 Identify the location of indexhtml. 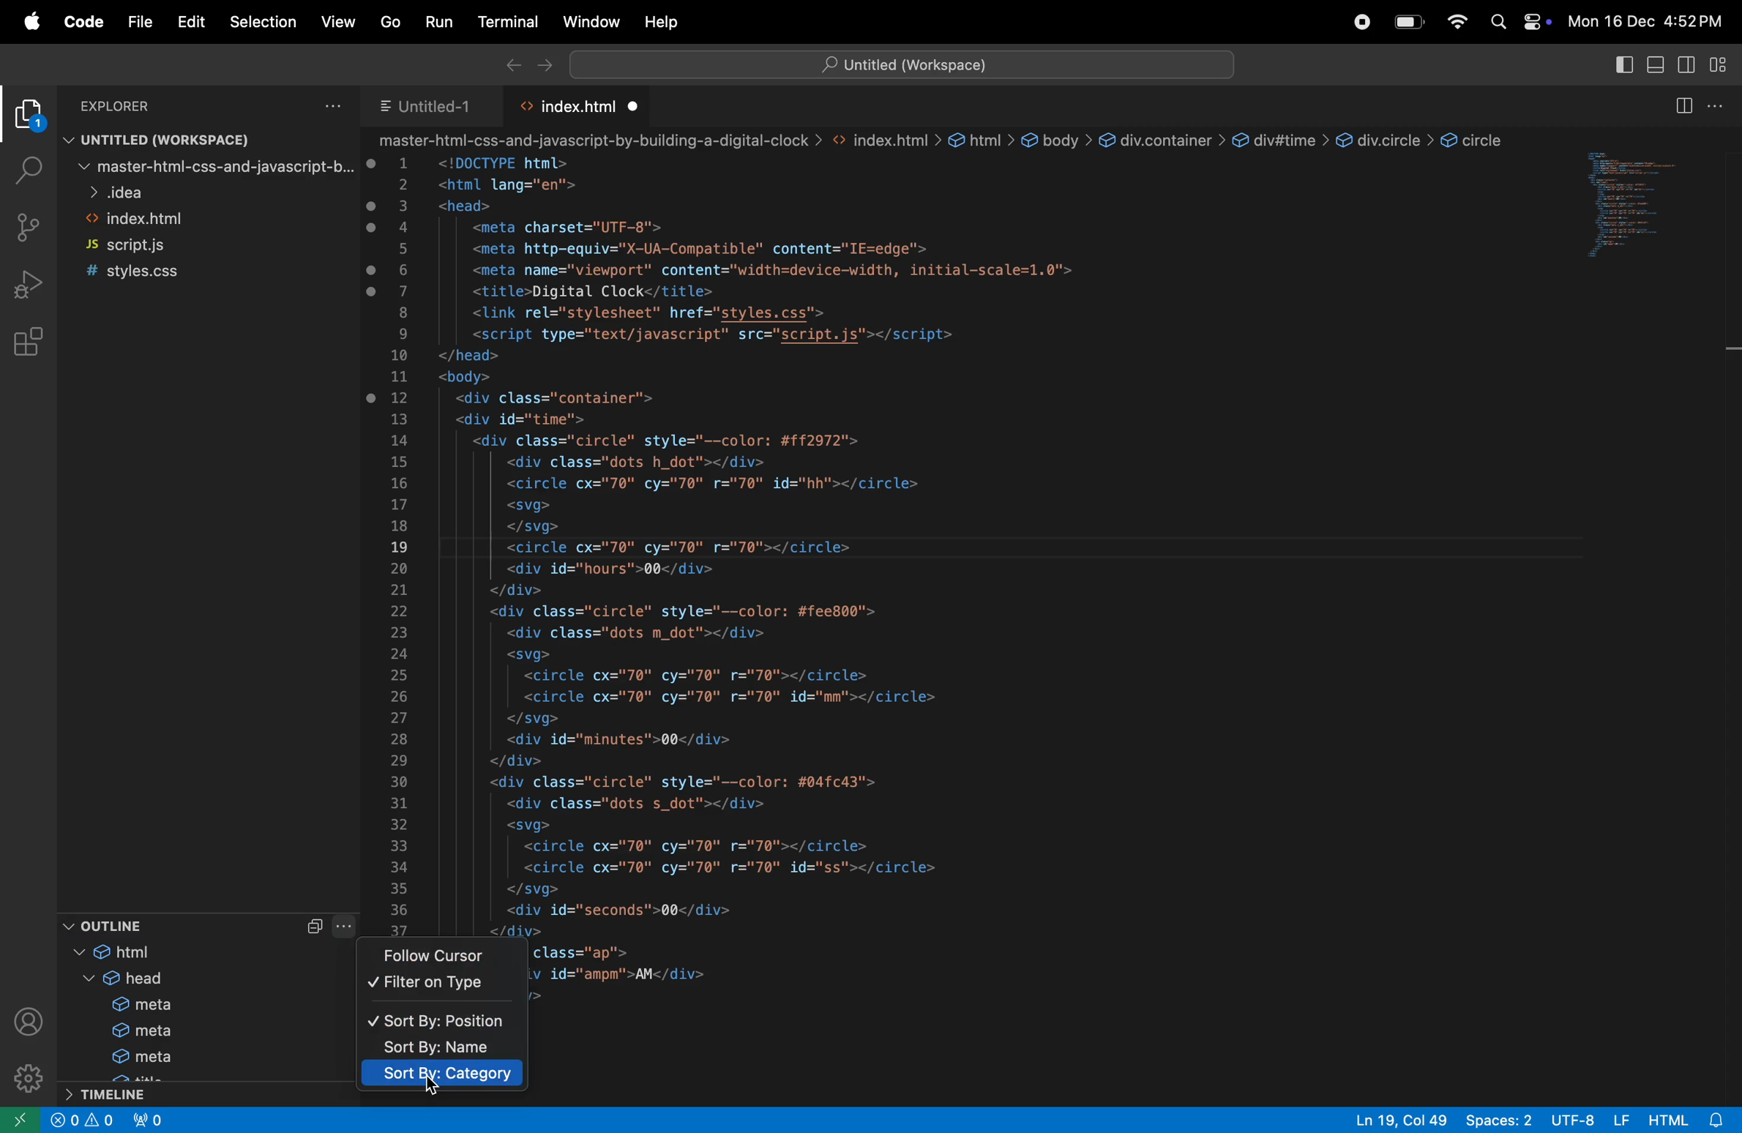
(211, 220).